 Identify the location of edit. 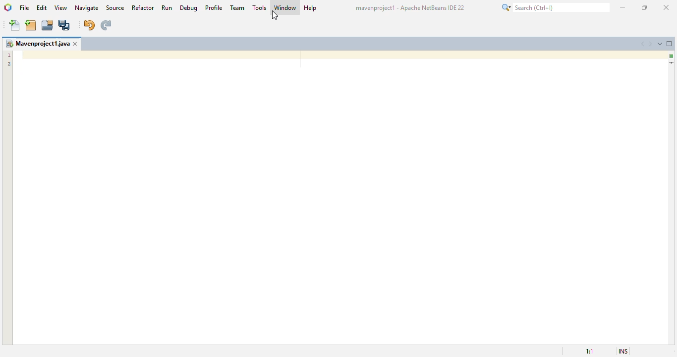
(42, 7).